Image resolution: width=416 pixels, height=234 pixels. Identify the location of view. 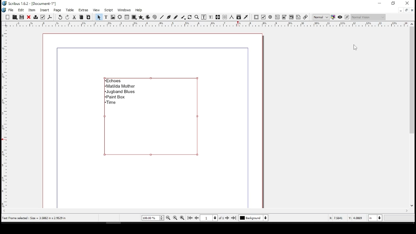
(96, 10).